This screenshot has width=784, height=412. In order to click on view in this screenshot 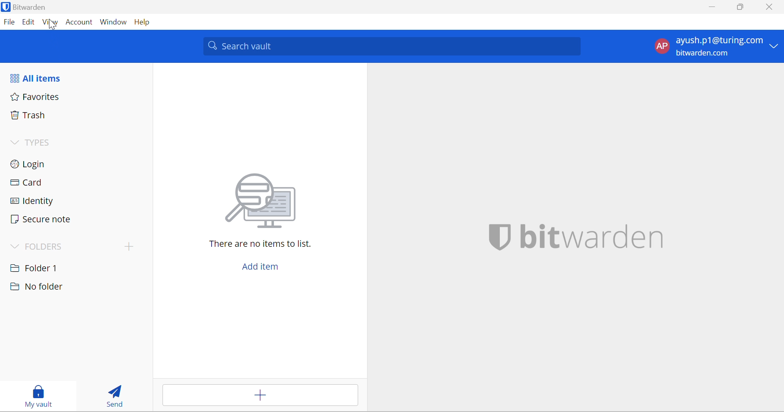, I will do `click(49, 22)`.